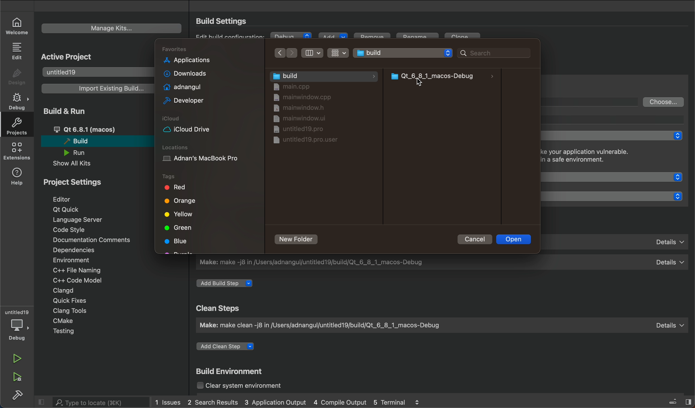 This screenshot has height=408, width=695. What do you see at coordinates (96, 88) in the screenshot?
I see `import existing build` at bounding box center [96, 88].